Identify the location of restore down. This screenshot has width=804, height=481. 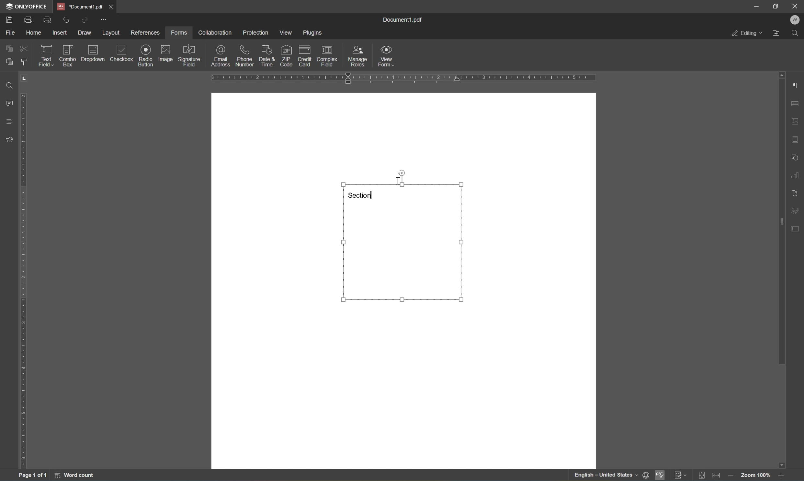
(776, 6).